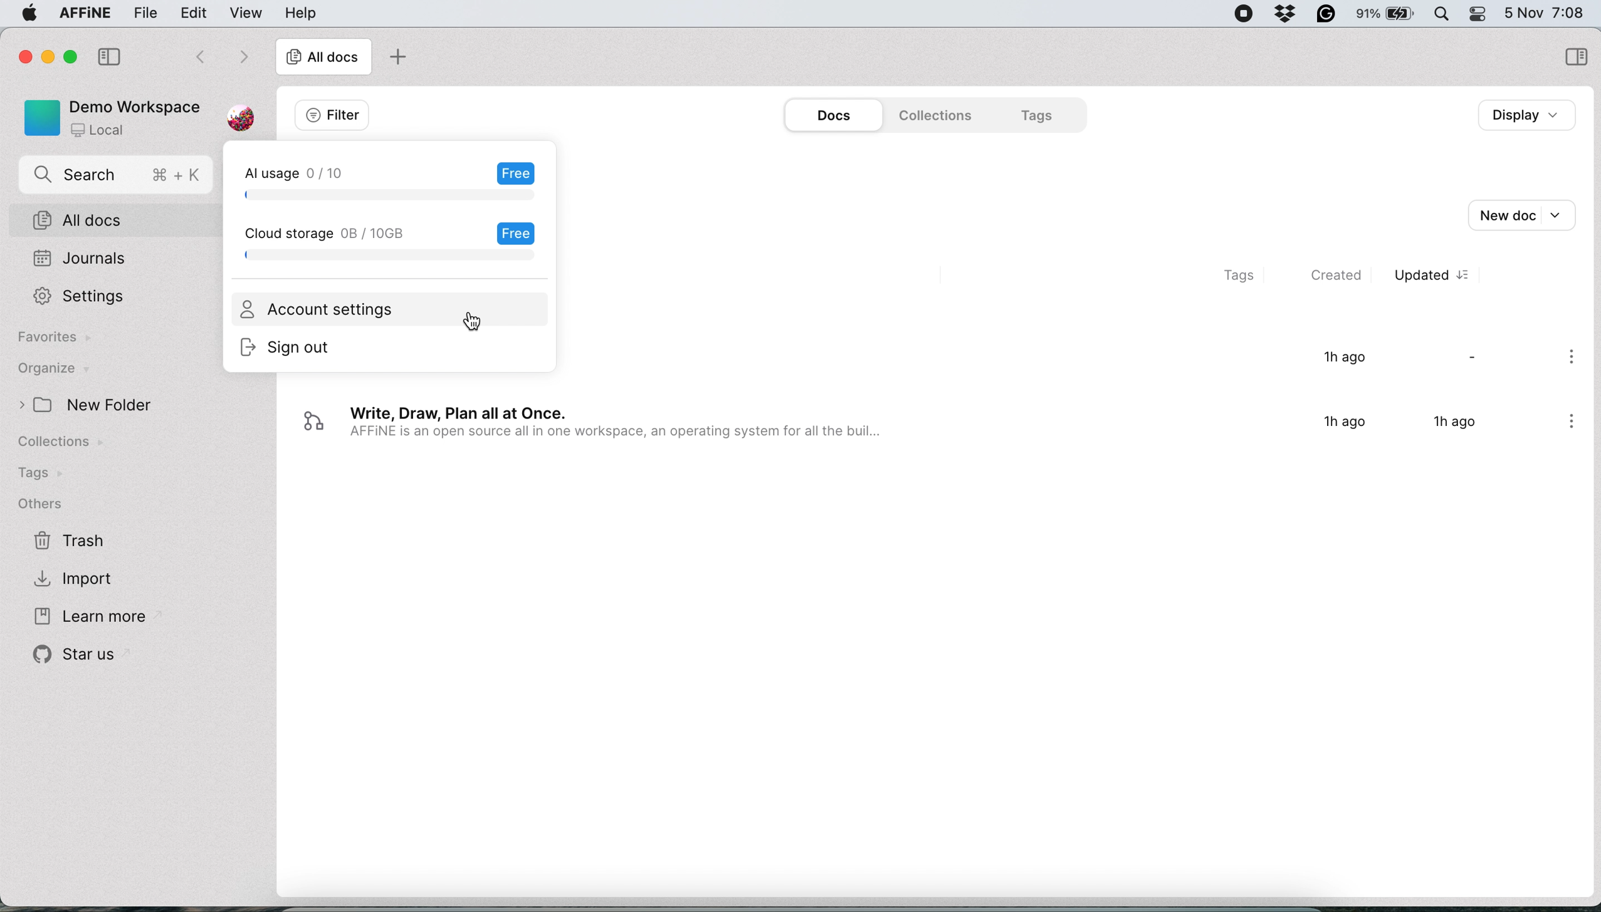  Describe the element at coordinates (23, 56) in the screenshot. I see `close` at that location.